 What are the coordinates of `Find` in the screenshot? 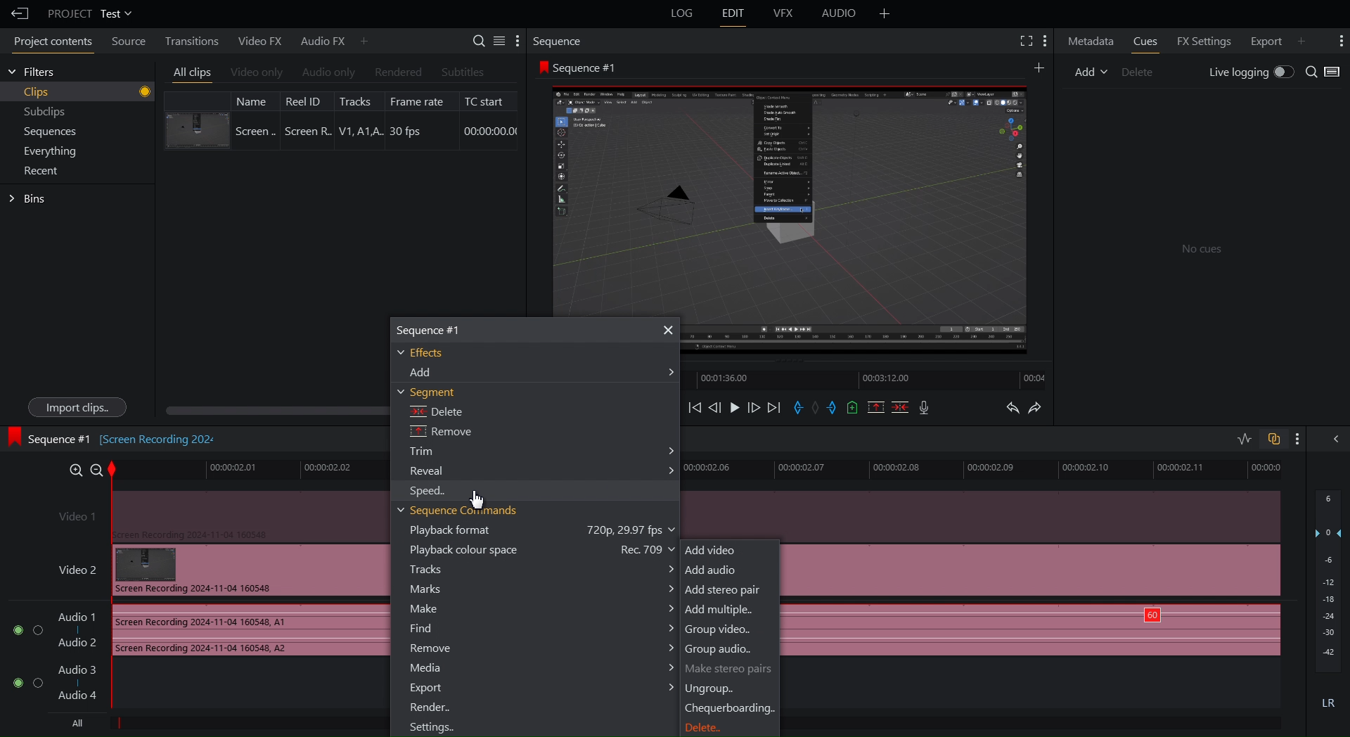 It's located at (540, 629).